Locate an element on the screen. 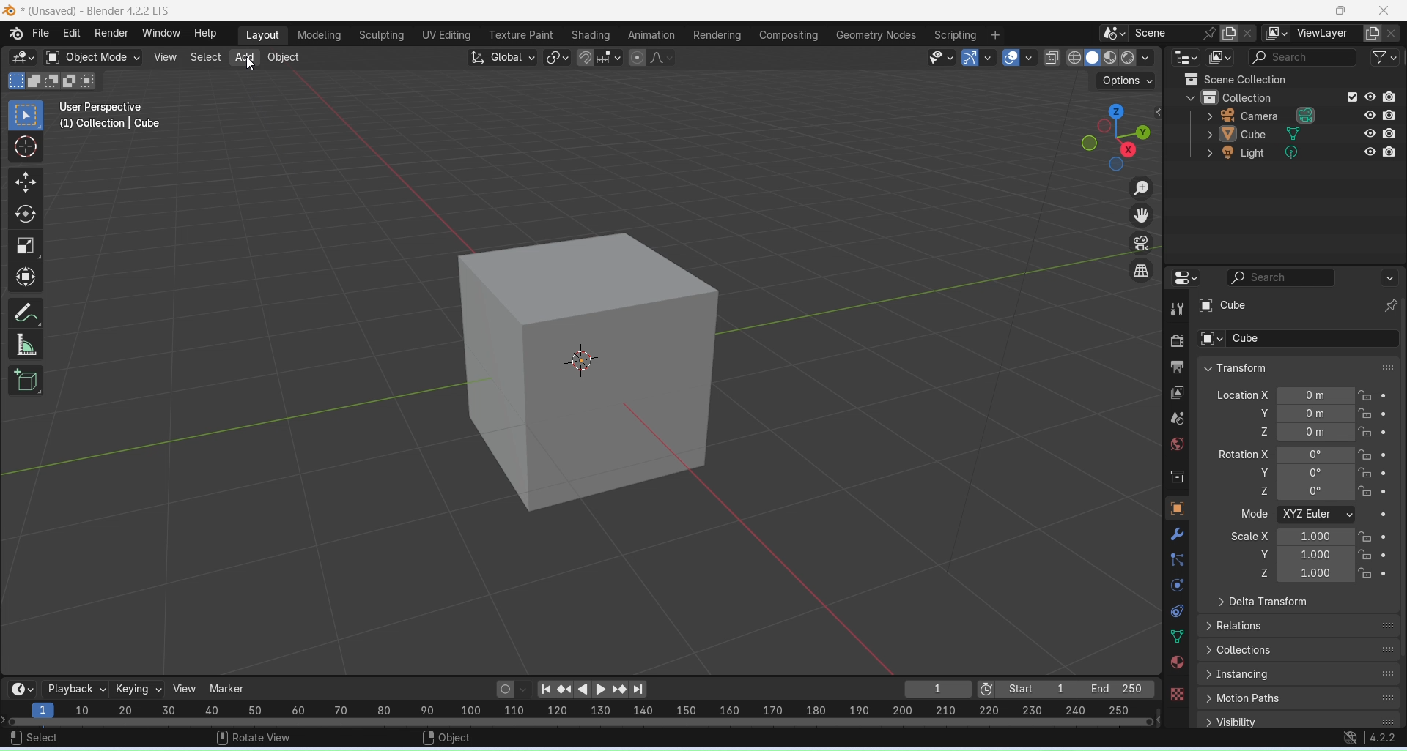 The height and width of the screenshot is (751, 1407). Auto keying is located at coordinates (504, 688).